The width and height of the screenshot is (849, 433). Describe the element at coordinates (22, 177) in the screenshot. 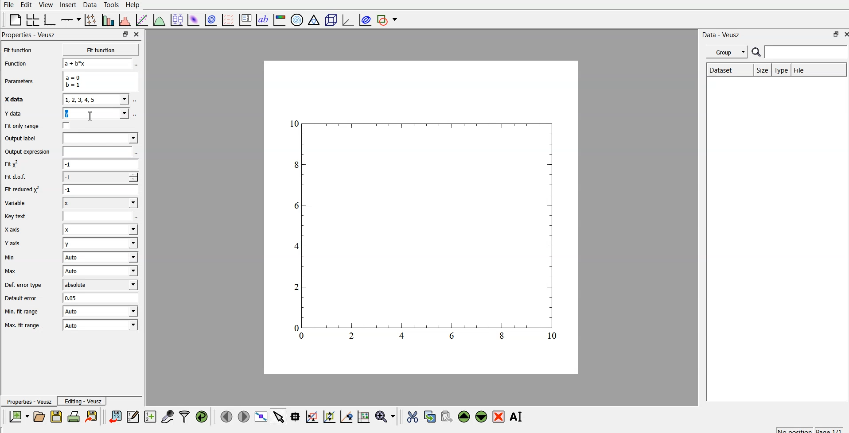

I see `Fit dof.` at that location.